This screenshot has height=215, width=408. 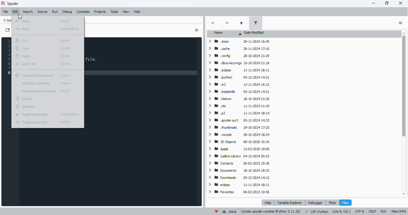 I want to click on options, so click(x=196, y=30).